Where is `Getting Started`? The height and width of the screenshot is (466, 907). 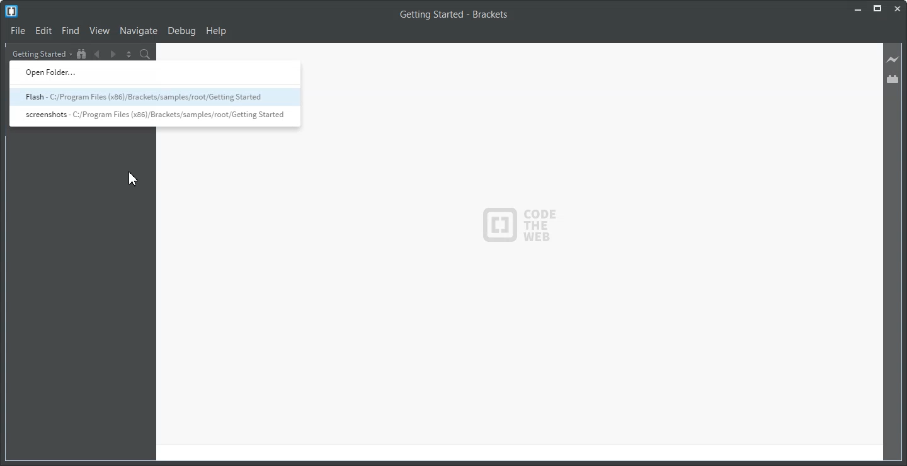
Getting Started is located at coordinates (41, 54).